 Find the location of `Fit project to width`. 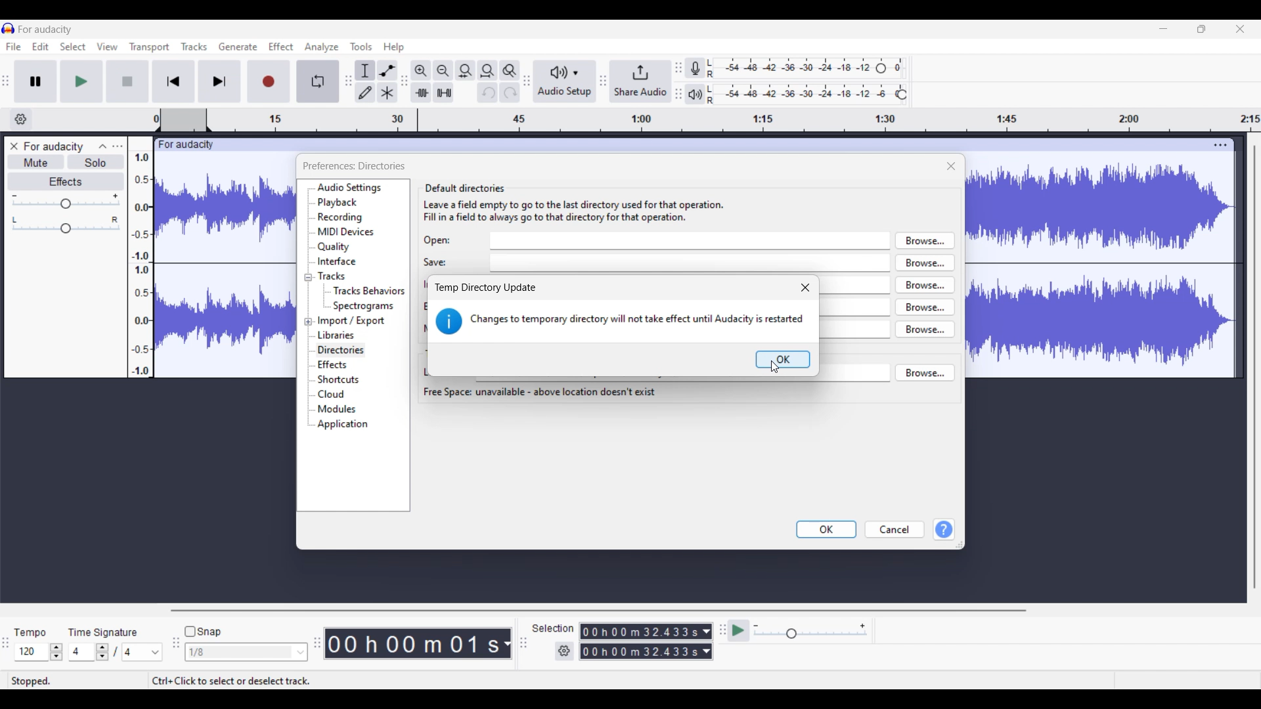

Fit project to width is located at coordinates (487, 71).